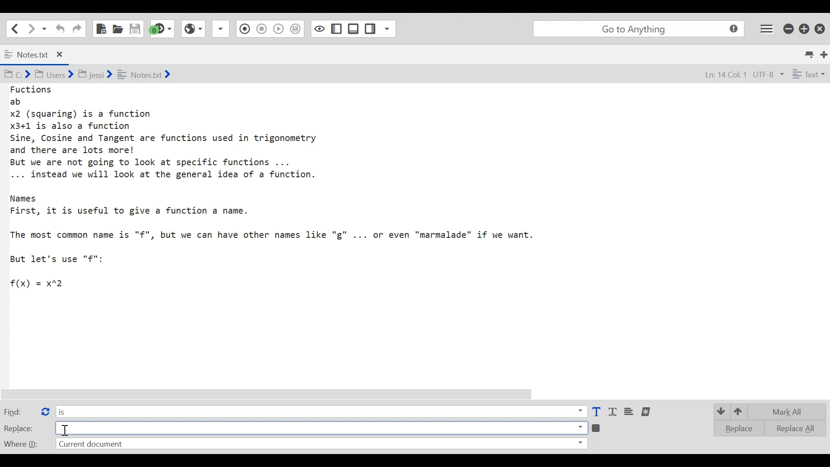 Image resolution: width=830 pixels, height=467 pixels. What do you see at coordinates (321, 411) in the screenshot?
I see `is` at bounding box center [321, 411].